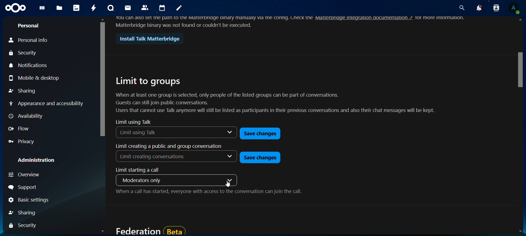 The image size is (526, 236). Describe the element at coordinates (94, 8) in the screenshot. I see `activity` at that location.